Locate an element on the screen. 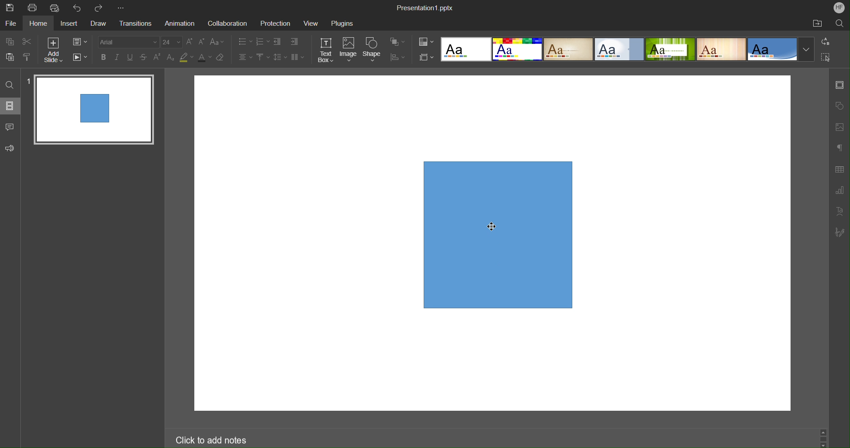 The image size is (850, 448). Line Spacing is located at coordinates (280, 57).